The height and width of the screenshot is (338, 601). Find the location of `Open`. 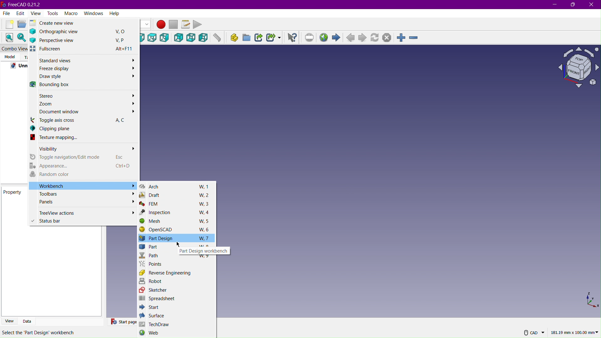

Open is located at coordinates (22, 24).